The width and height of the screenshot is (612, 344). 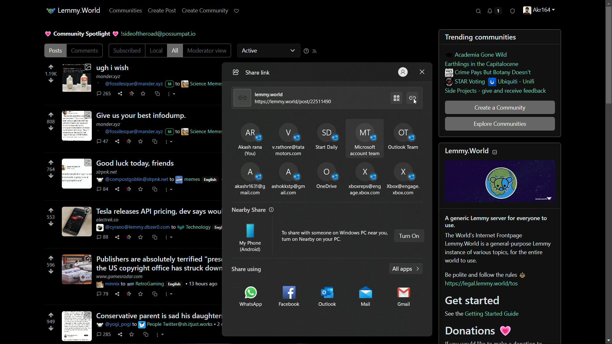 What do you see at coordinates (77, 222) in the screenshot?
I see `thumbnail` at bounding box center [77, 222].